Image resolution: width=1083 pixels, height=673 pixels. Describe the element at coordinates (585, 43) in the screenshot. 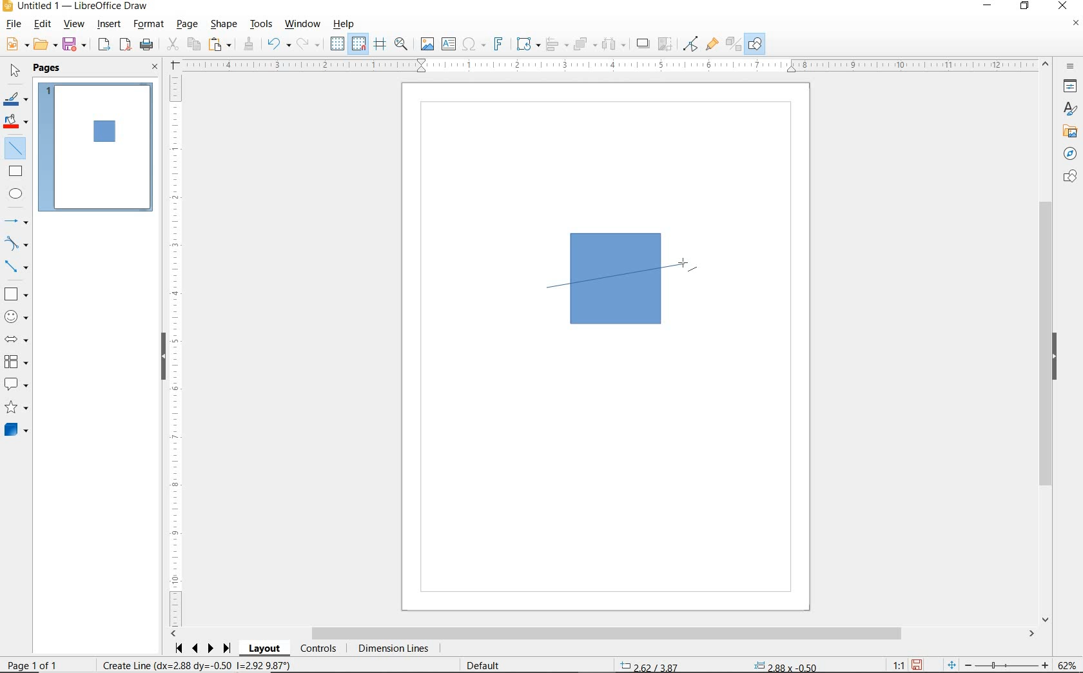

I see `ARRANGE` at that location.